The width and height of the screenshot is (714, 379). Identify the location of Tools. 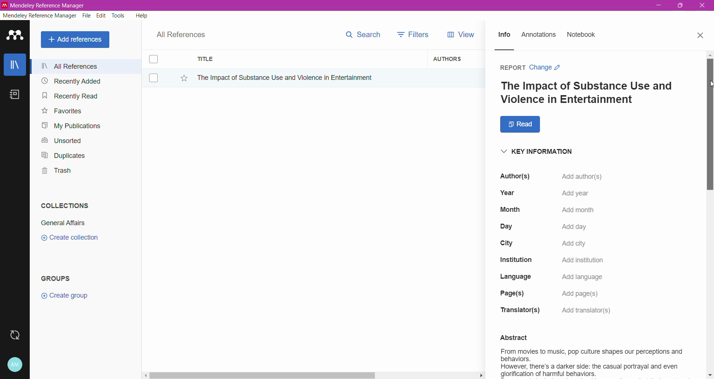
(119, 16).